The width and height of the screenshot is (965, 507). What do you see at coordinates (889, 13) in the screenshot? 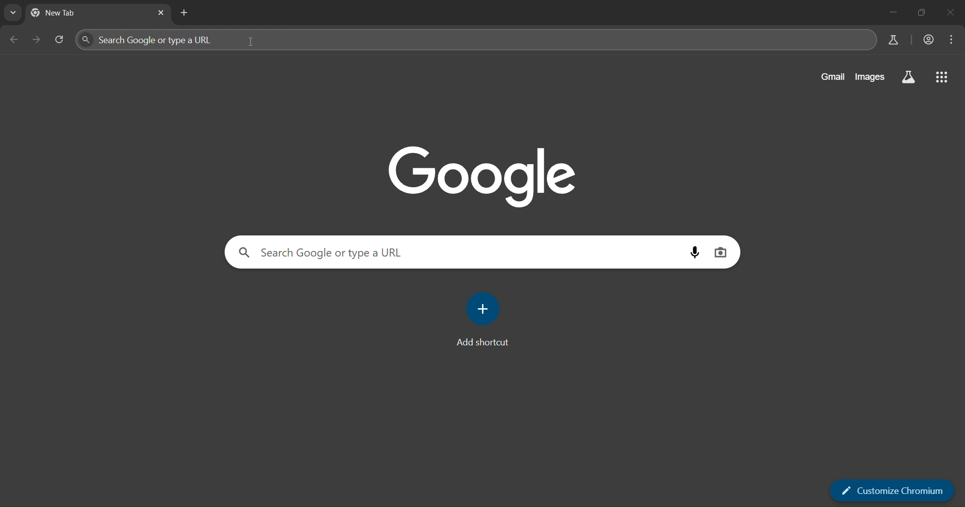
I see `minimize` at bounding box center [889, 13].